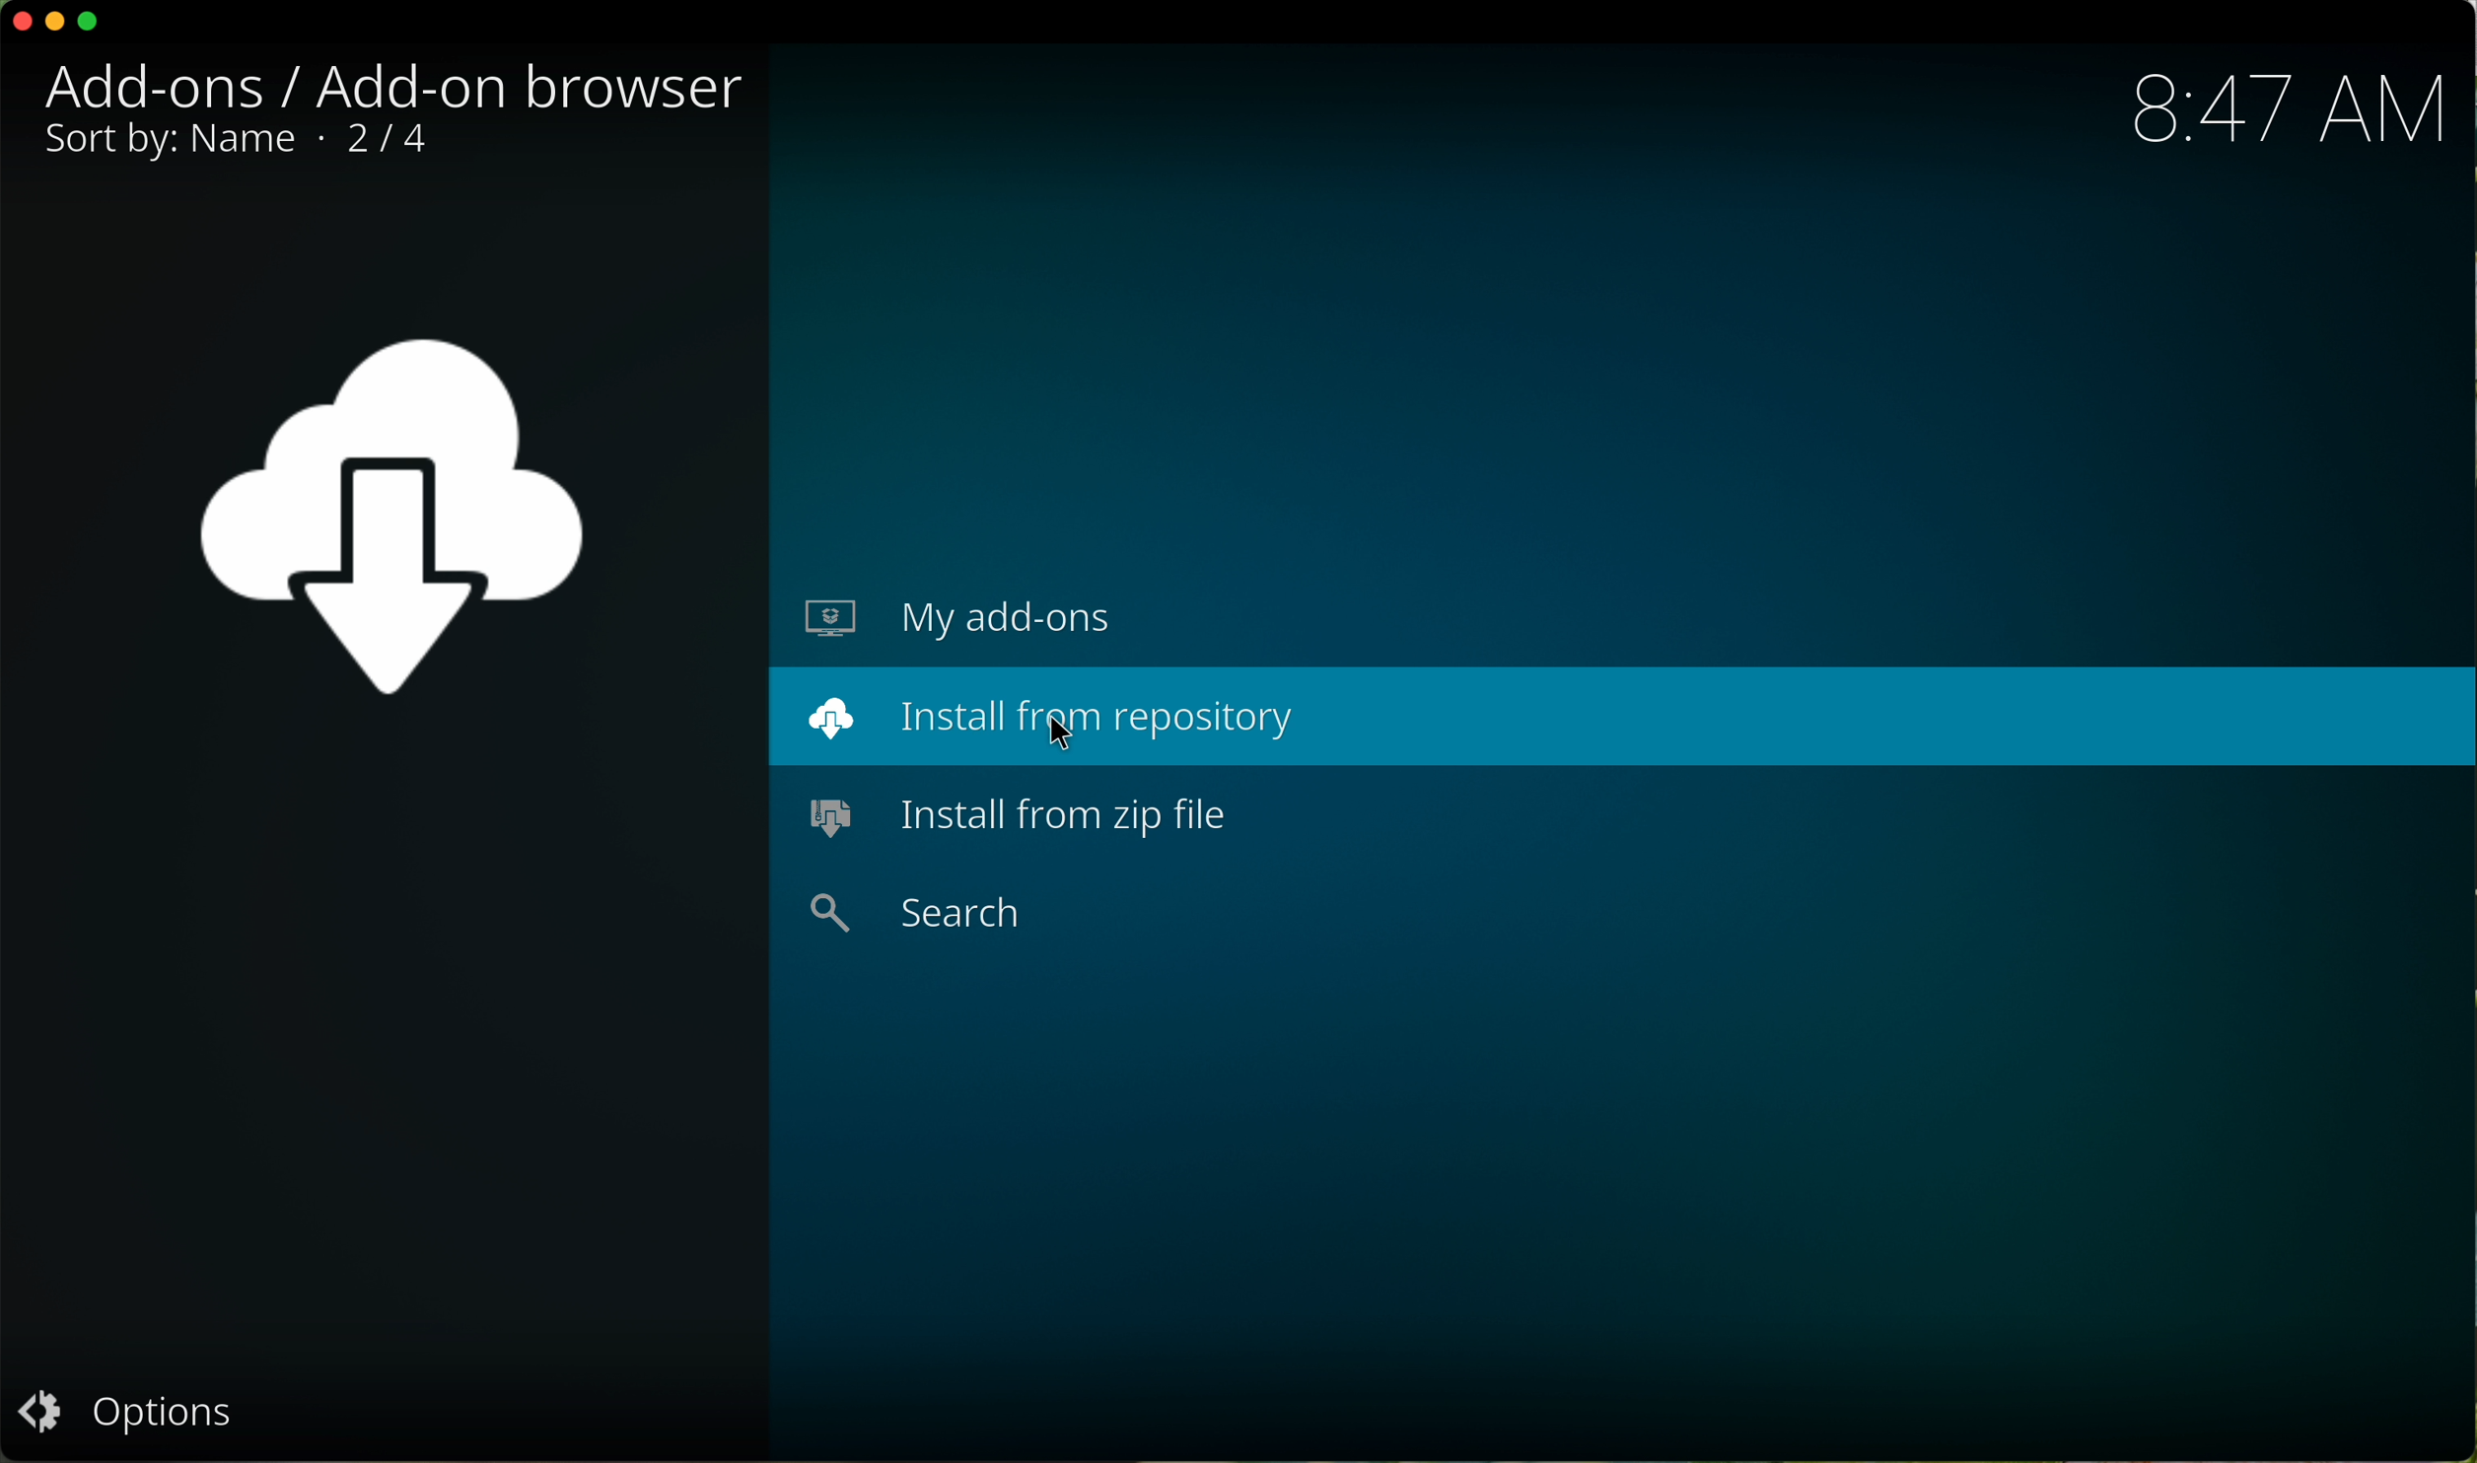  Describe the element at coordinates (17, 22) in the screenshot. I see `close` at that location.